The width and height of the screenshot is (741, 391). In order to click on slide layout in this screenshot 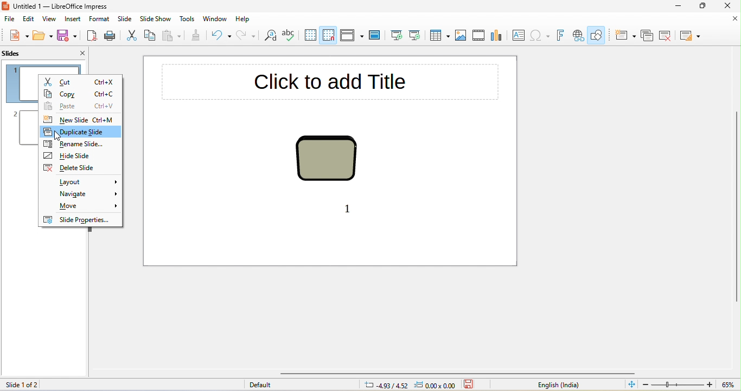, I will do `click(691, 35)`.